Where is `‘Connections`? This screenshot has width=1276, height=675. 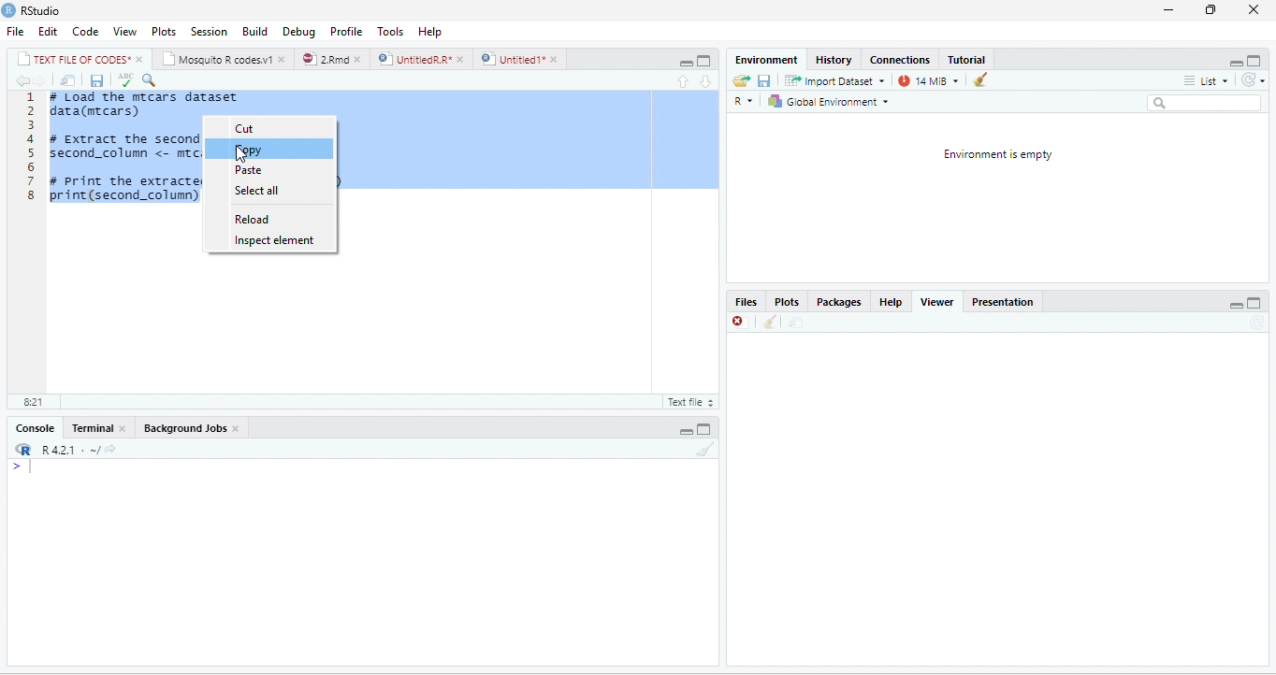
‘Connections is located at coordinates (899, 60).